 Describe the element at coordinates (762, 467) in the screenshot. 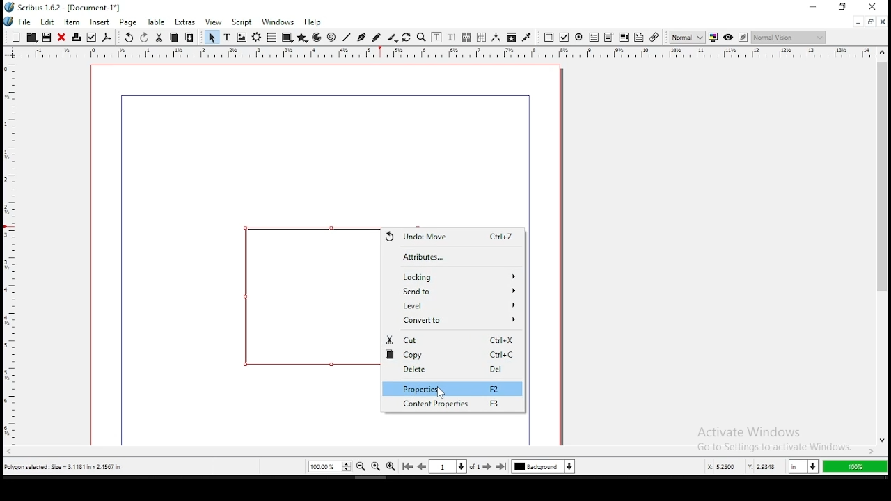

I see `y: 2.9584` at that location.